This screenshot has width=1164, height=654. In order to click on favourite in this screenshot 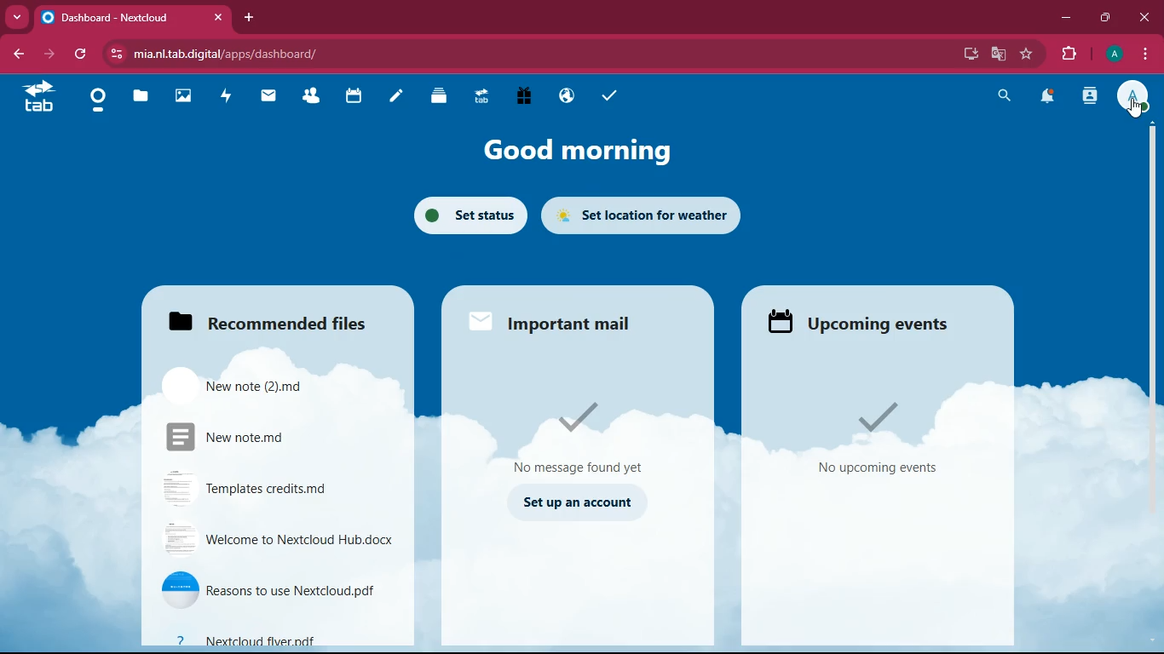, I will do `click(1030, 54)`.